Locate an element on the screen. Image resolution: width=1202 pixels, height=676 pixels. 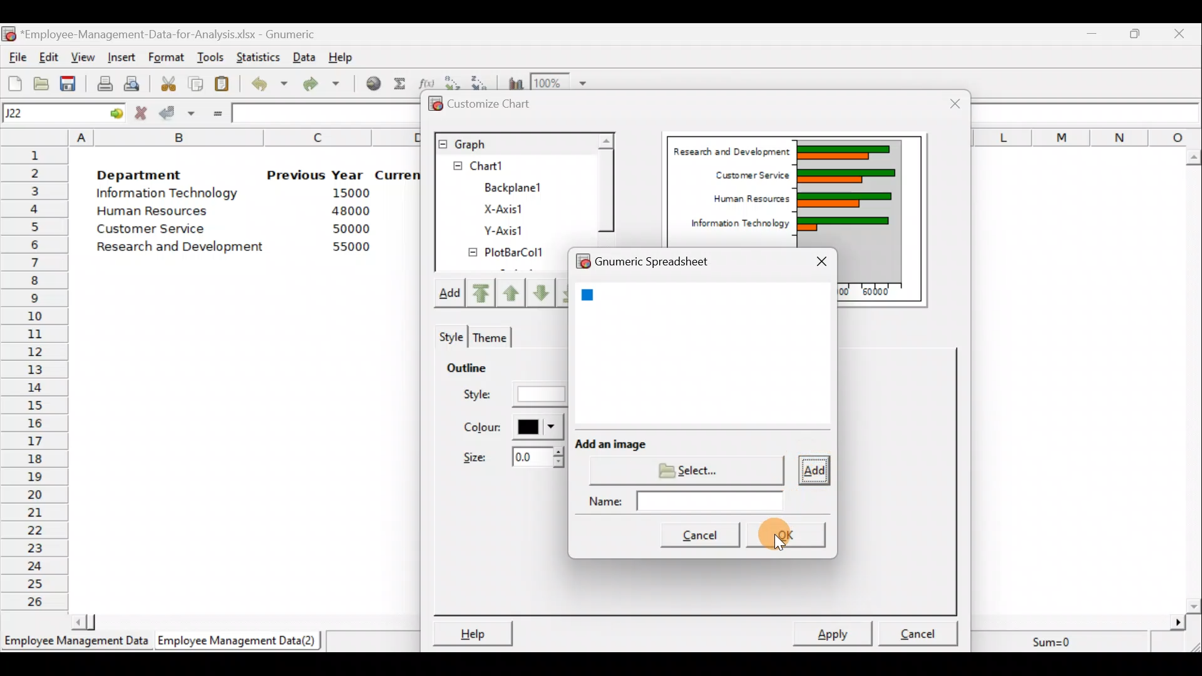
Scroll bar is located at coordinates (1194, 377).